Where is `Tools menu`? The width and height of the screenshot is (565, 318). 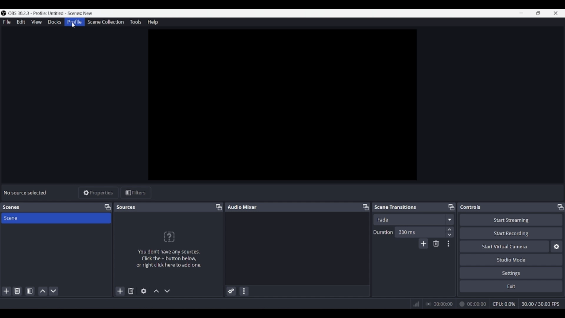
Tools menu is located at coordinates (135, 22).